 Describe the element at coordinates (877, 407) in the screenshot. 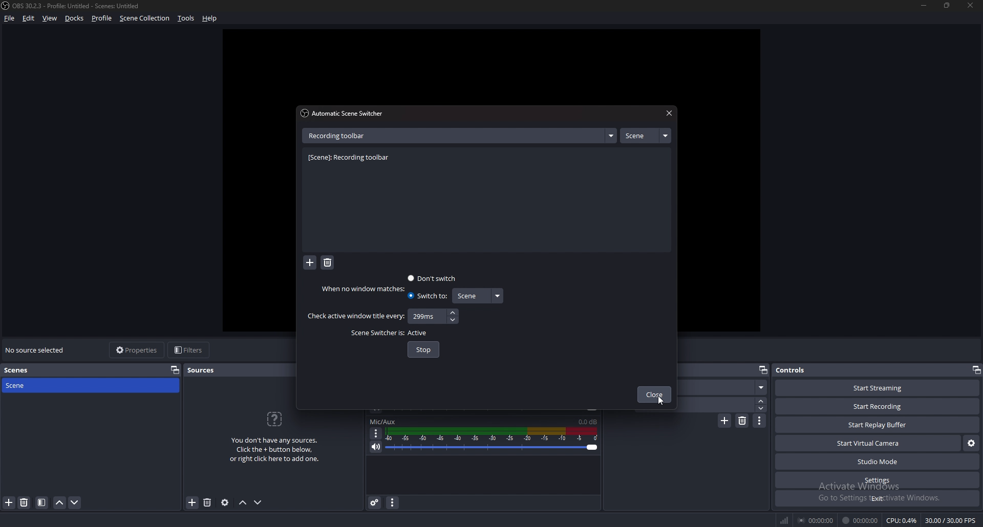

I see `start recording` at that location.